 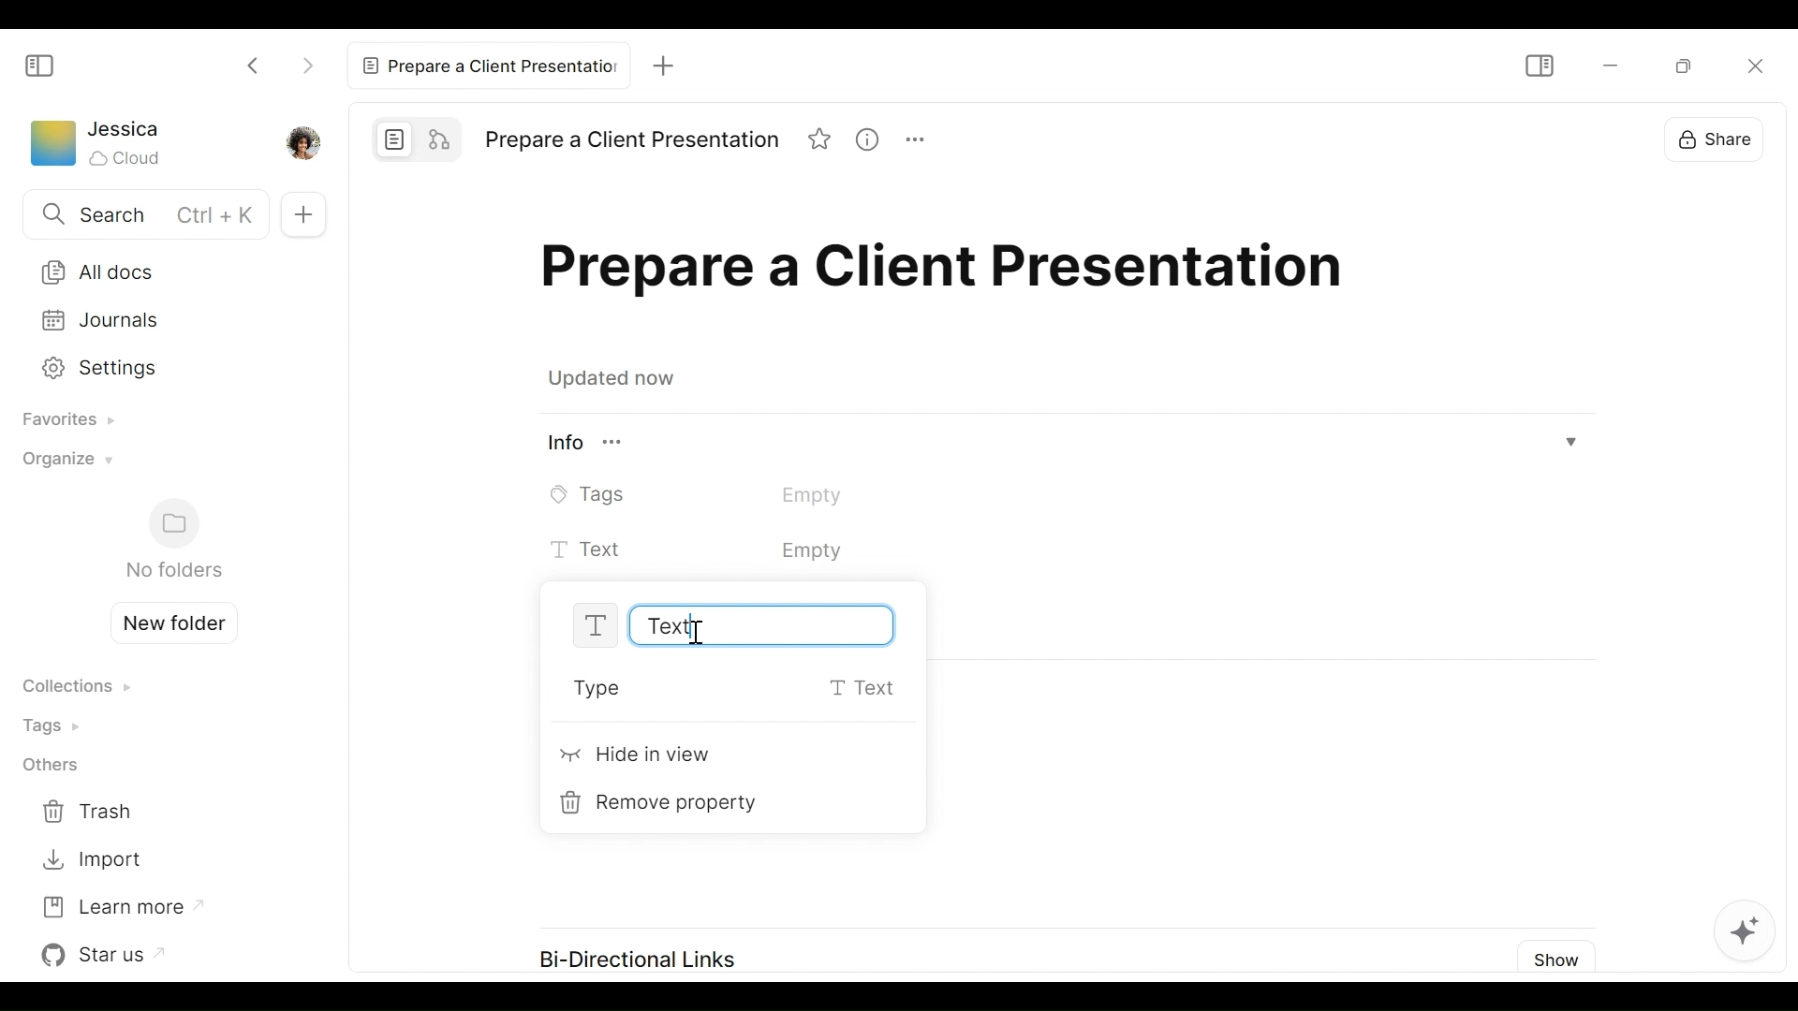 What do you see at coordinates (1746, 936) in the screenshot?
I see `AI` at bounding box center [1746, 936].